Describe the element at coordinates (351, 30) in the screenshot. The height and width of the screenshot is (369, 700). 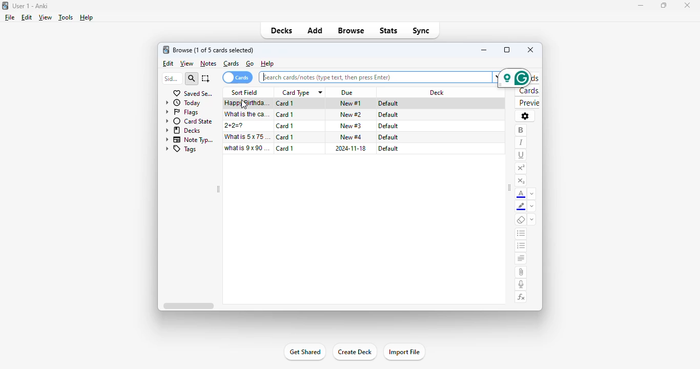
I see `browse` at that location.